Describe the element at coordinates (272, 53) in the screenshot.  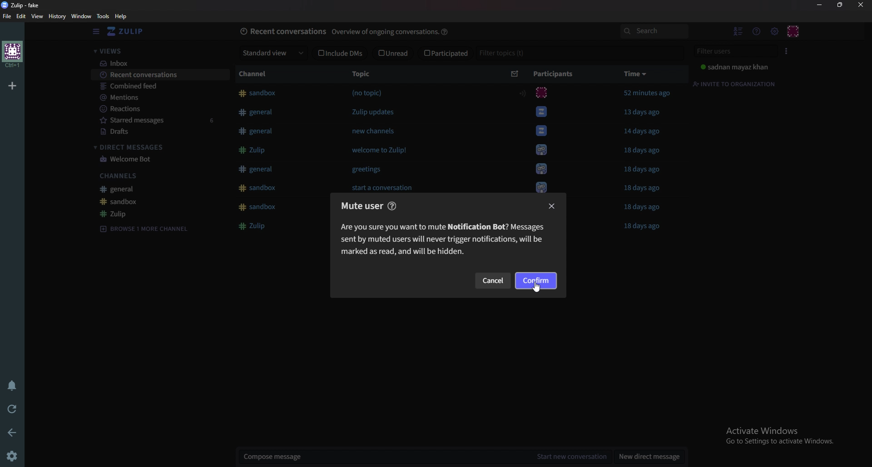
I see `Standard view` at that location.